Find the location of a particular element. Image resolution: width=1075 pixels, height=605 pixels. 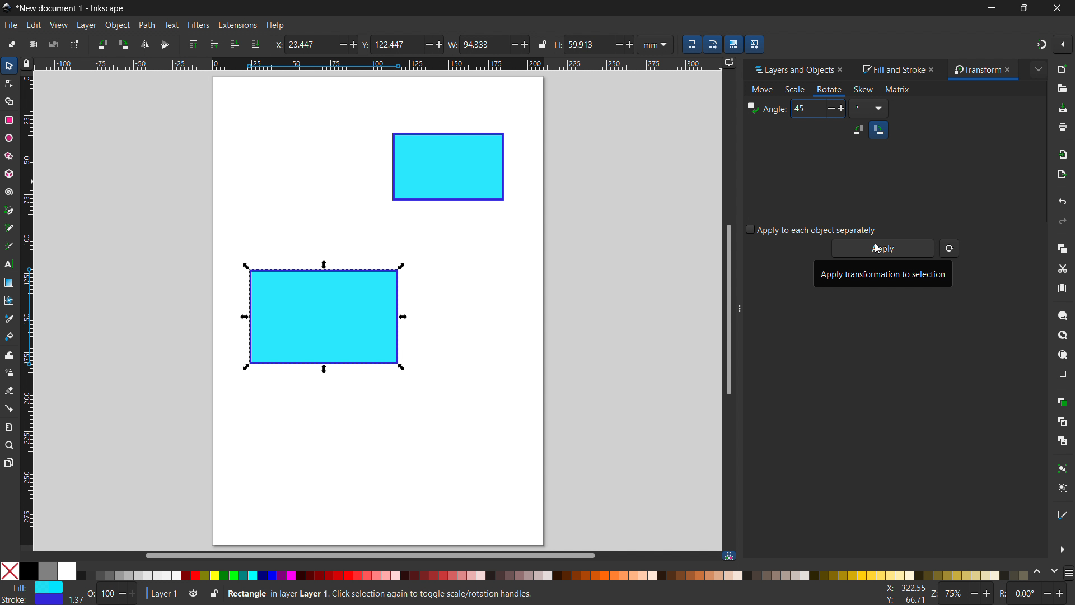

X: 23.447 is located at coordinates (302, 44).